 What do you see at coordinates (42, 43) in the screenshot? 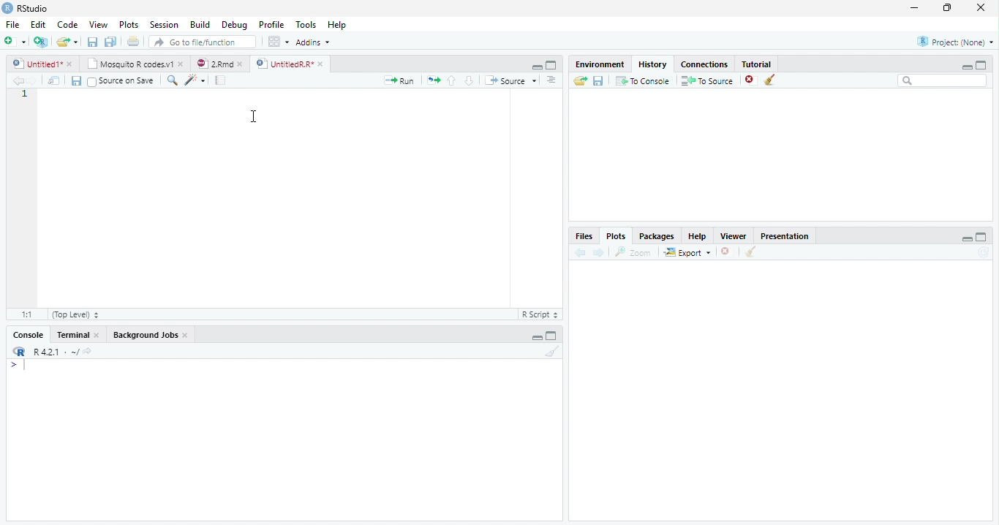
I see `Create a project` at bounding box center [42, 43].